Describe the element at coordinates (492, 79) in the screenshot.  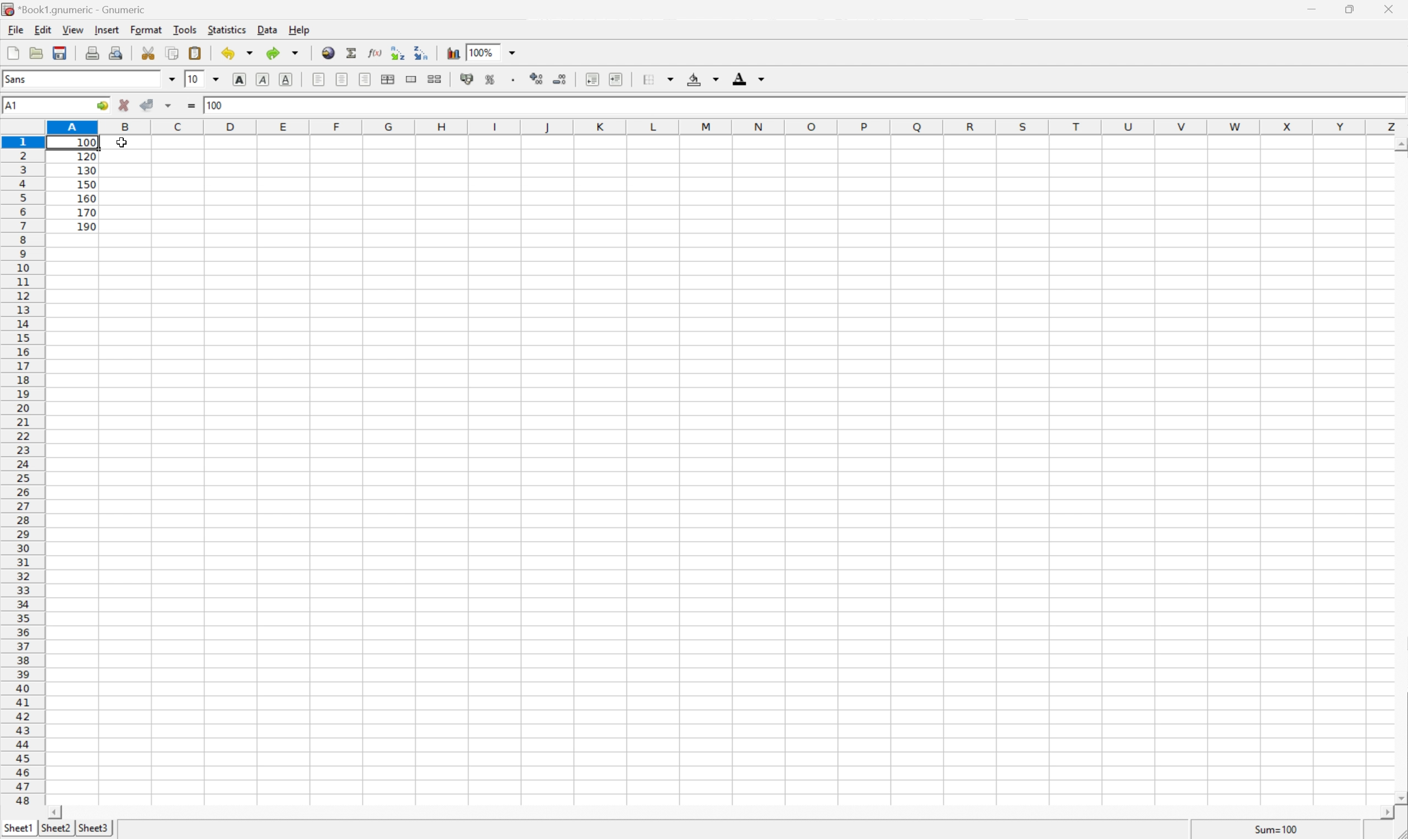
I see `Format the selection as percentage` at that location.